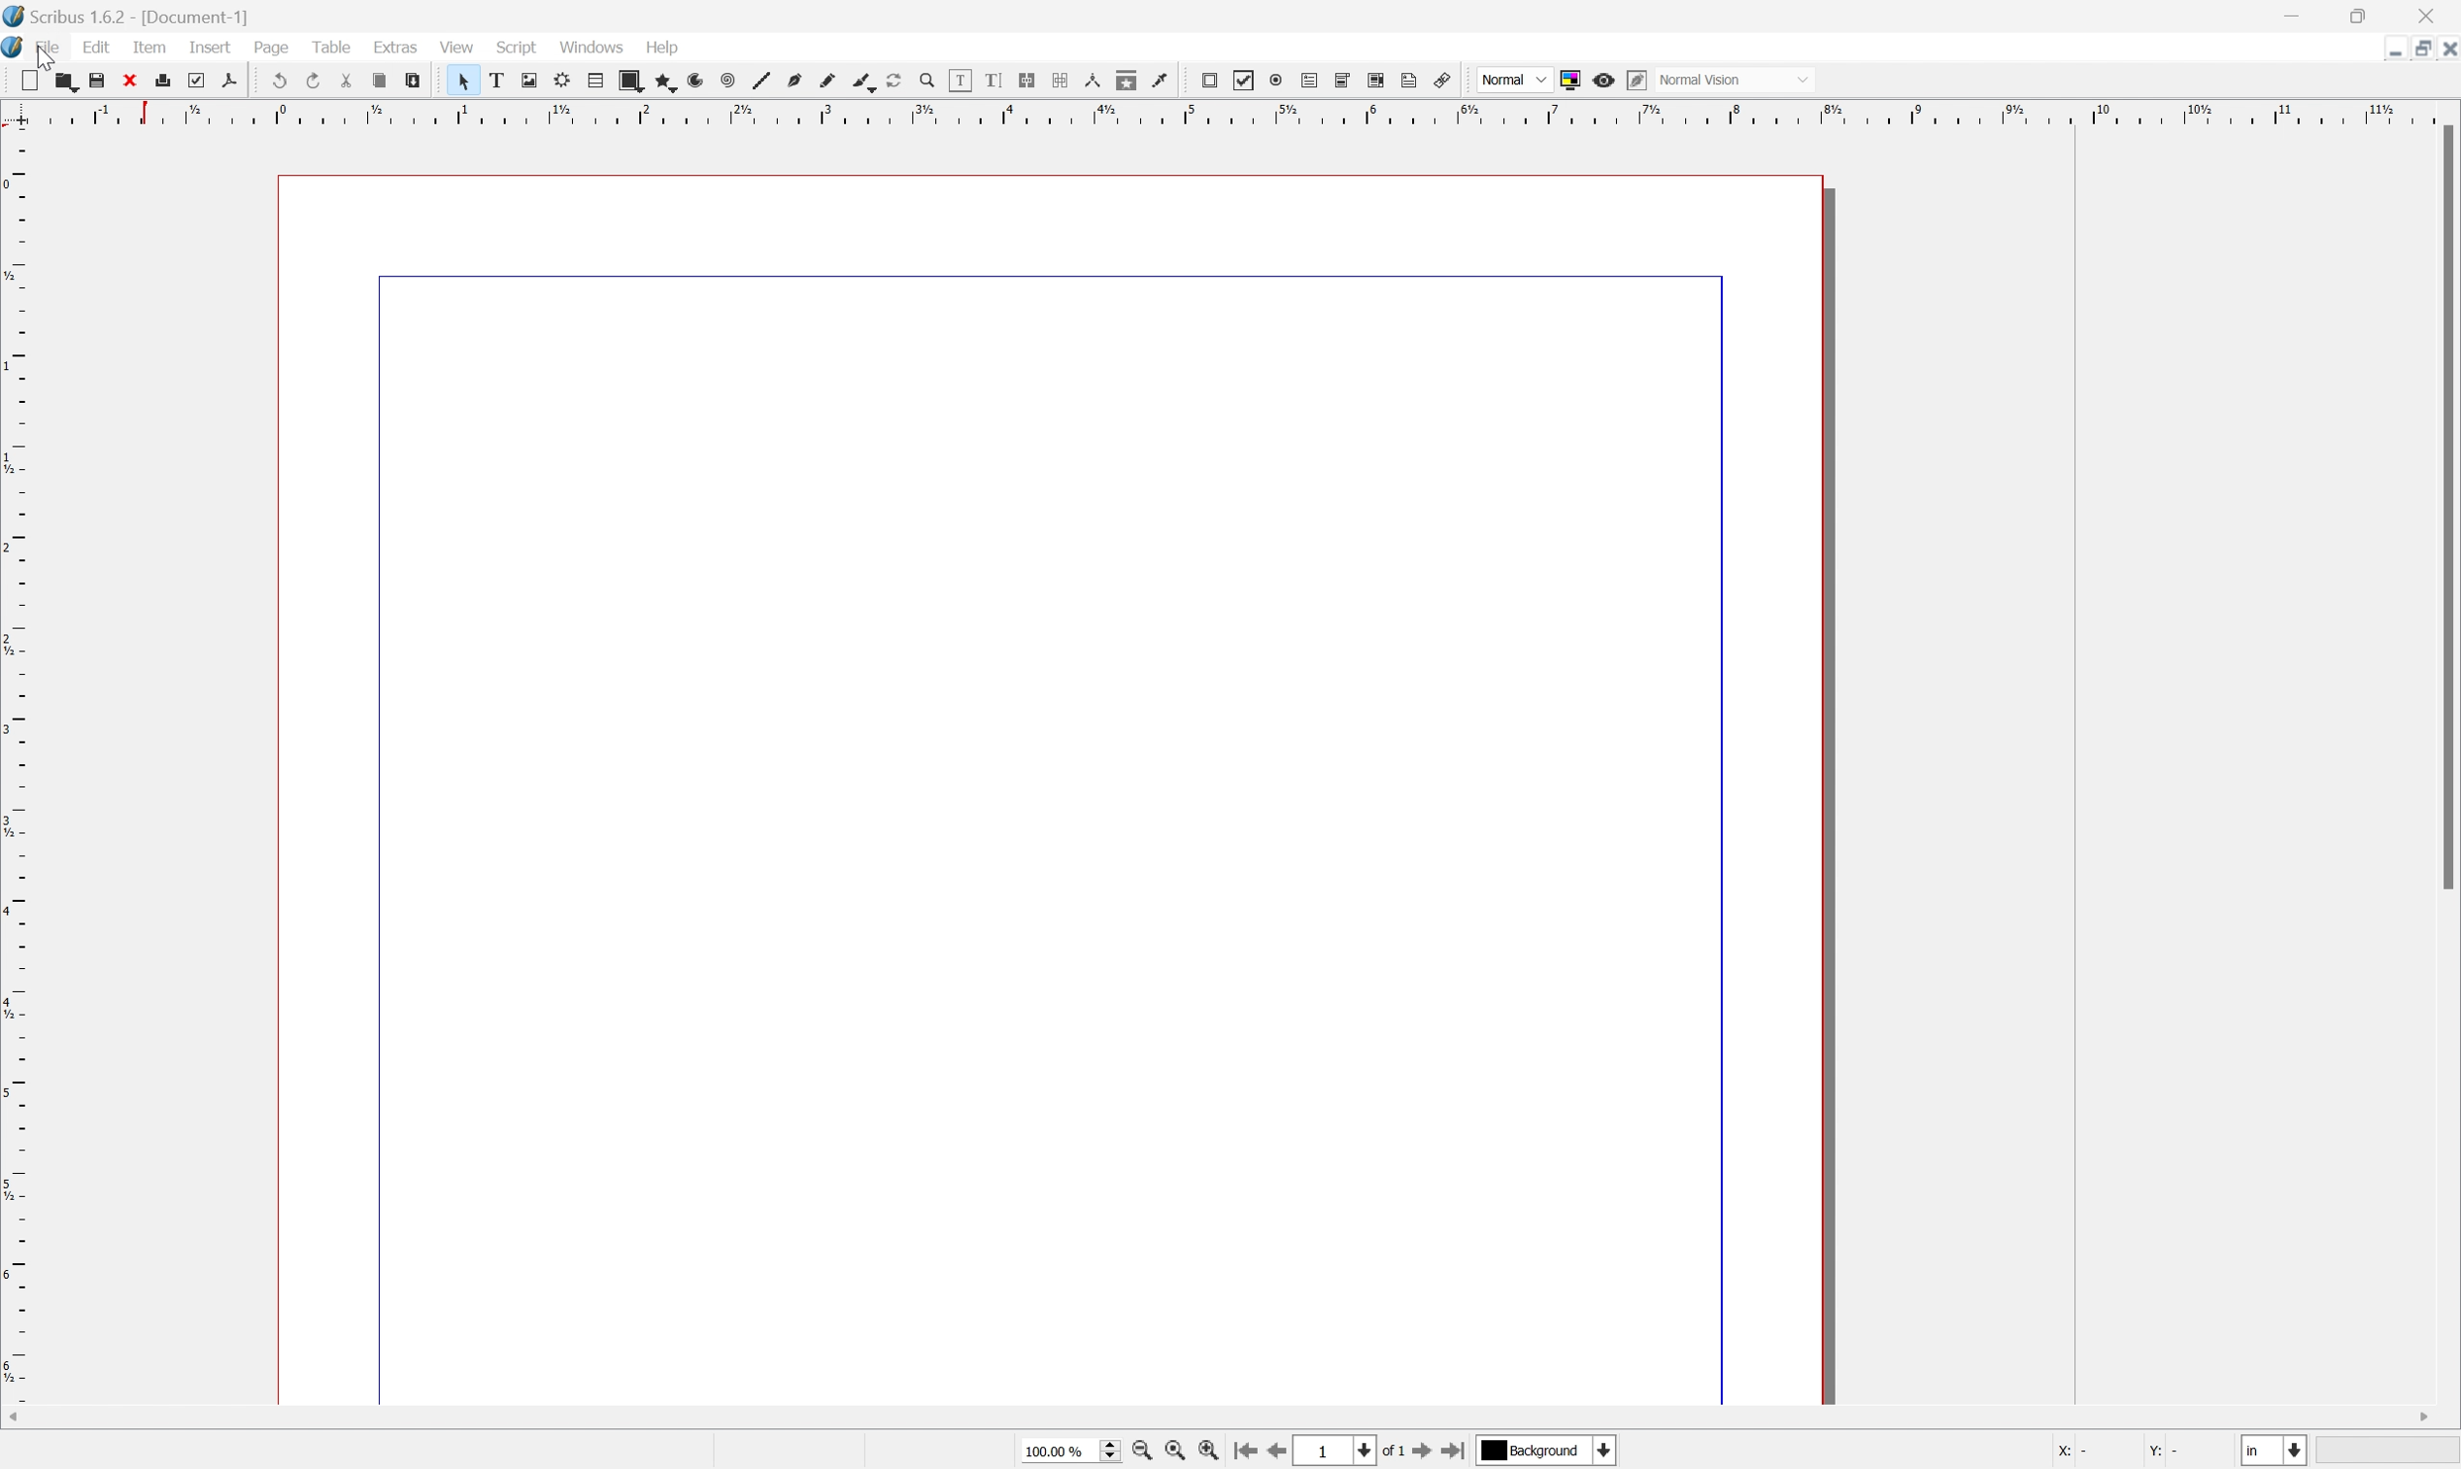 This screenshot has height=1469, width=2461. Describe the element at coordinates (338, 50) in the screenshot. I see `Table` at that location.